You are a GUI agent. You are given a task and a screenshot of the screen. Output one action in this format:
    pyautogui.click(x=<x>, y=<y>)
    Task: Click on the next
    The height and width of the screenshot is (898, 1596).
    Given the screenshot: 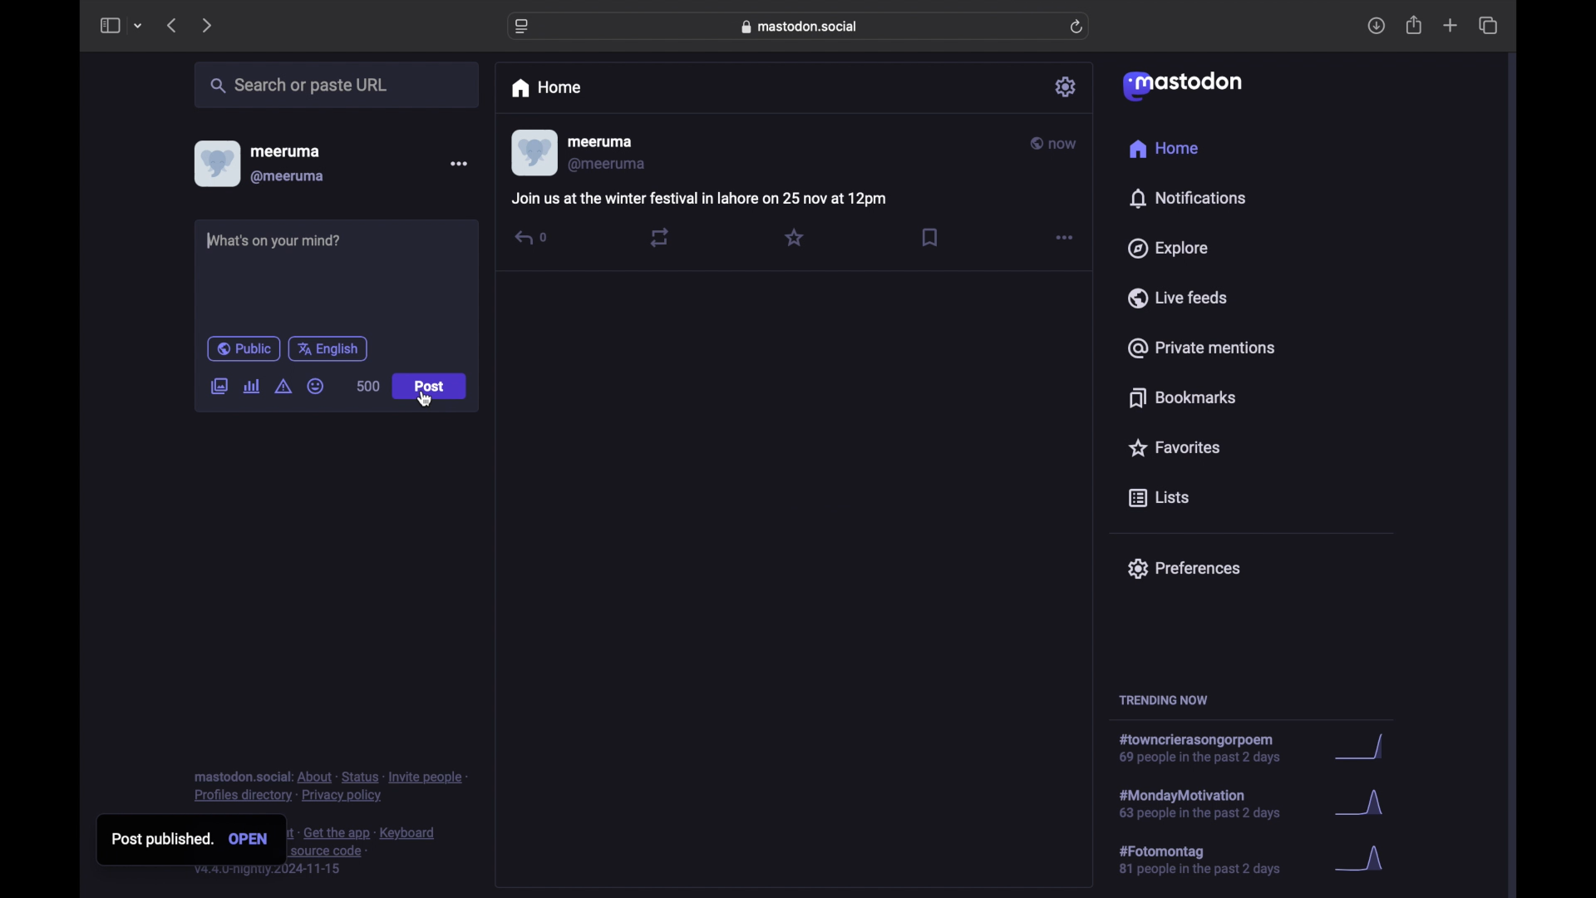 What is the action you would take?
    pyautogui.click(x=209, y=25)
    